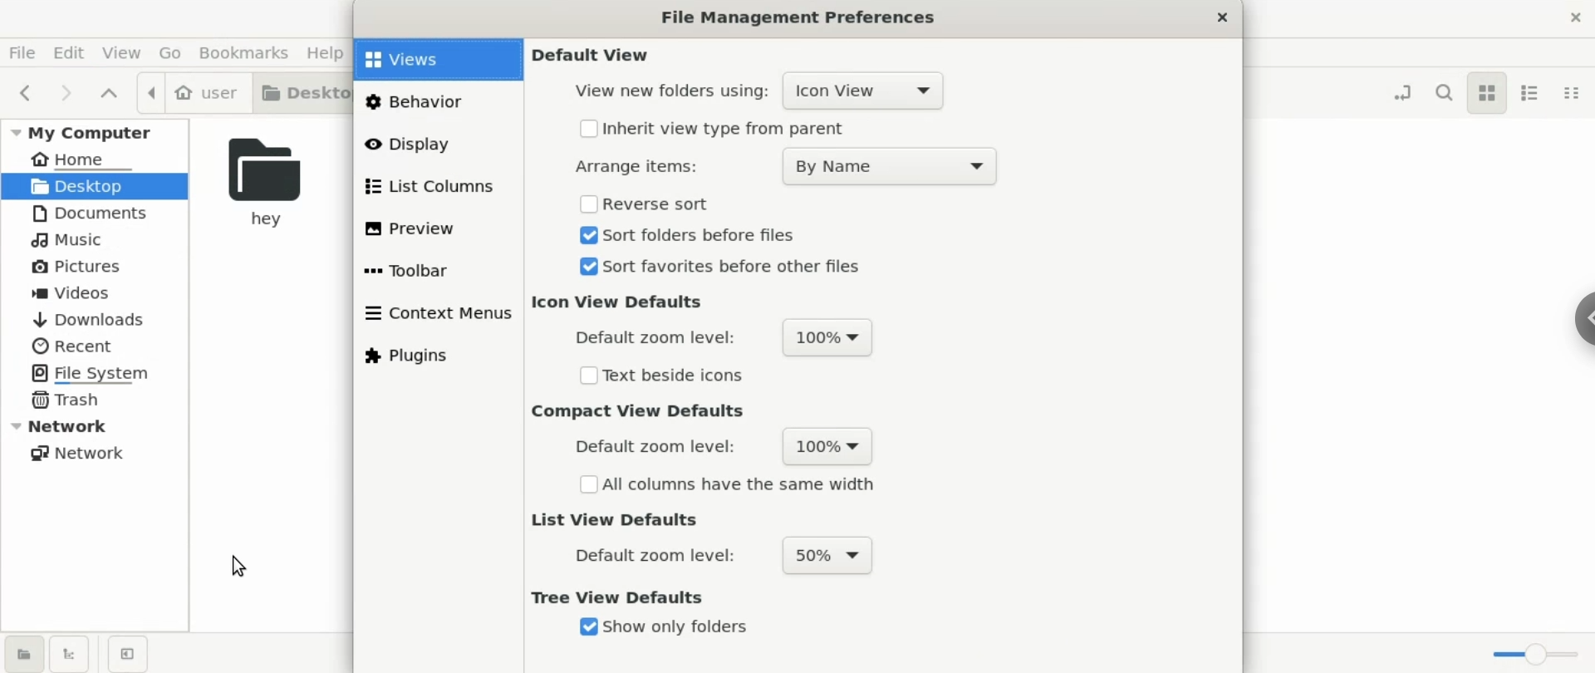  What do you see at coordinates (1582, 319) in the screenshot?
I see `chrome options` at bounding box center [1582, 319].